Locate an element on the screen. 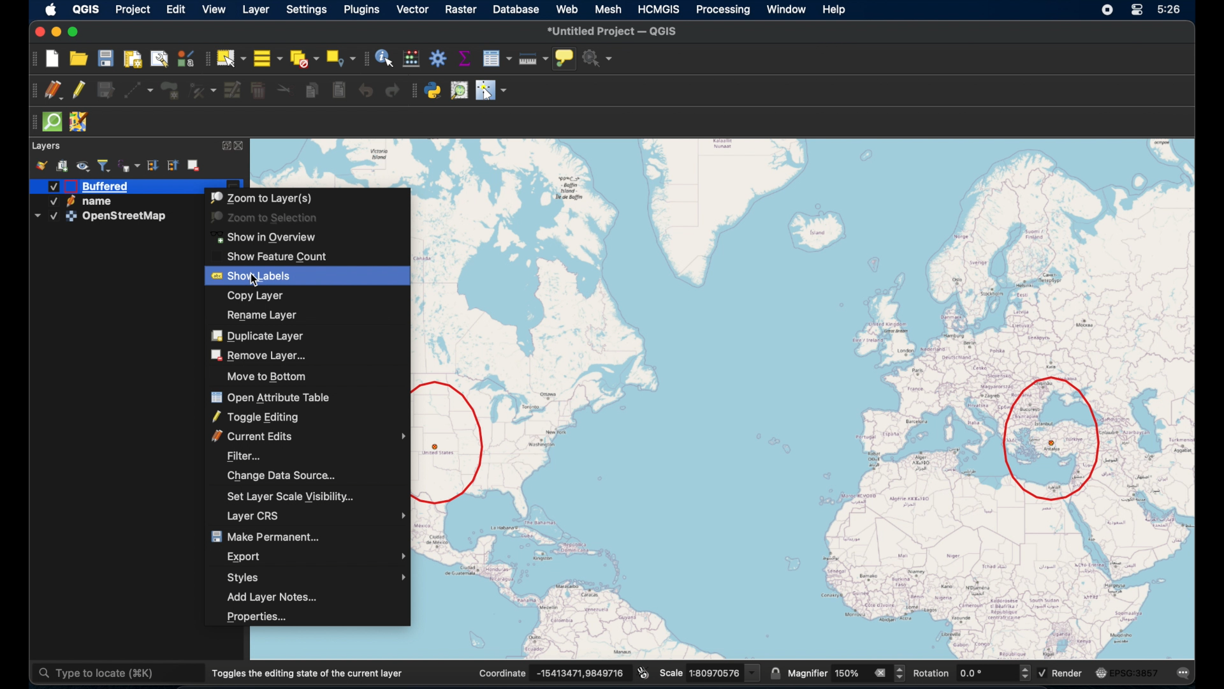  magnifier is located at coordinates (806, 672).